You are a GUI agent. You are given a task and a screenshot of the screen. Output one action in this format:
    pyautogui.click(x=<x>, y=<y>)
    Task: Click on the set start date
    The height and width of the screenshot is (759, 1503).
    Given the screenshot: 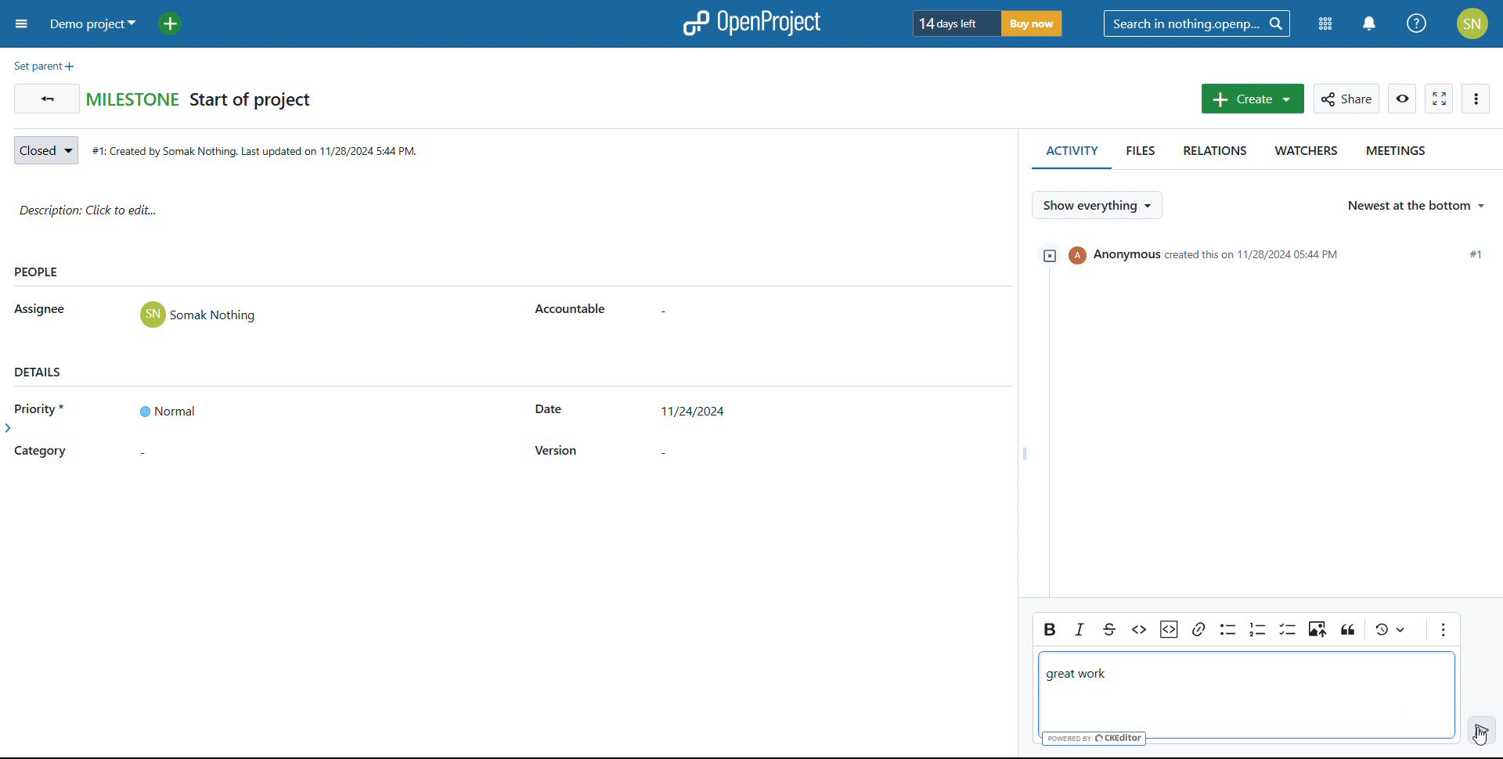 What is the action you would take?
    pyautogui.click(x=697, y=413)
    